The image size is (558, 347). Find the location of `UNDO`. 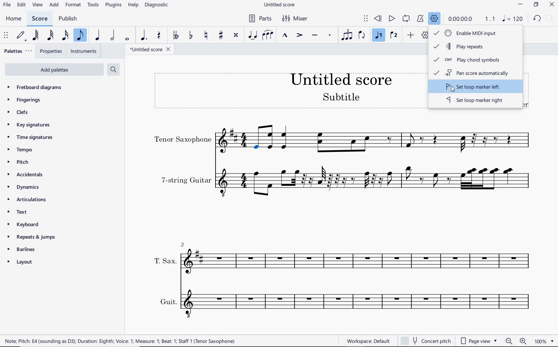

UNDO is located at coordinates (537, 19).